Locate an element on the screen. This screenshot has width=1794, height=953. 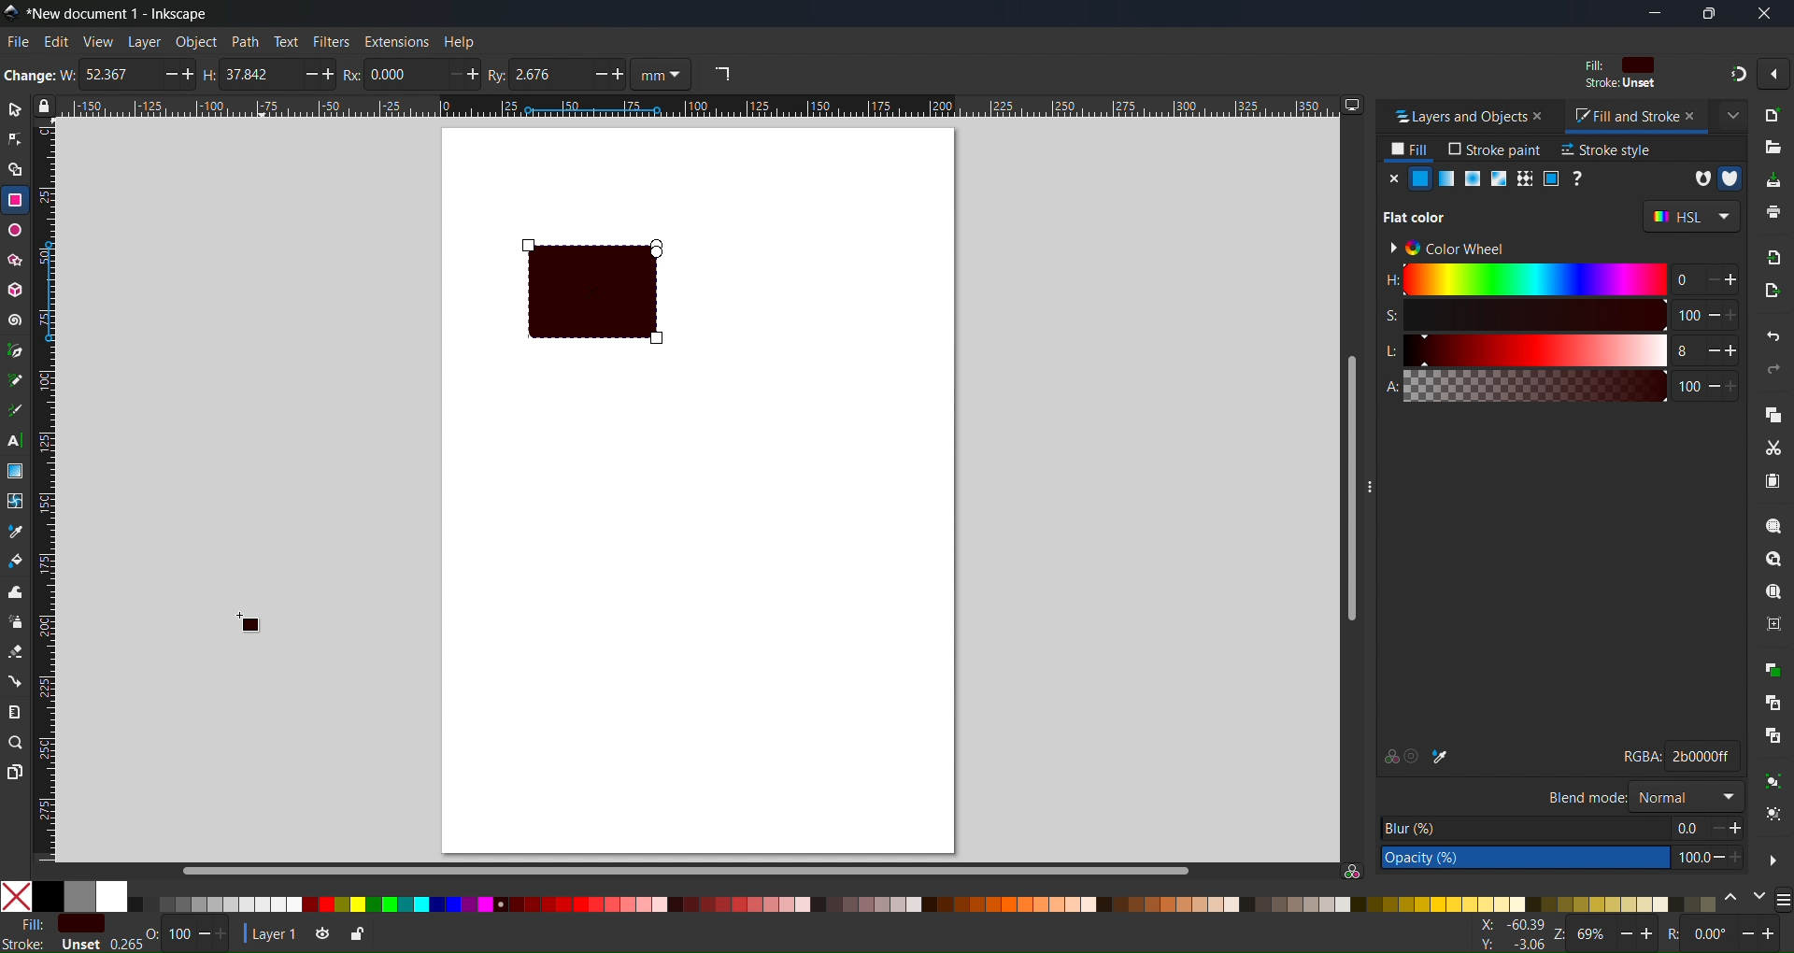
Color wheel is located at coordinates (1455, 246).